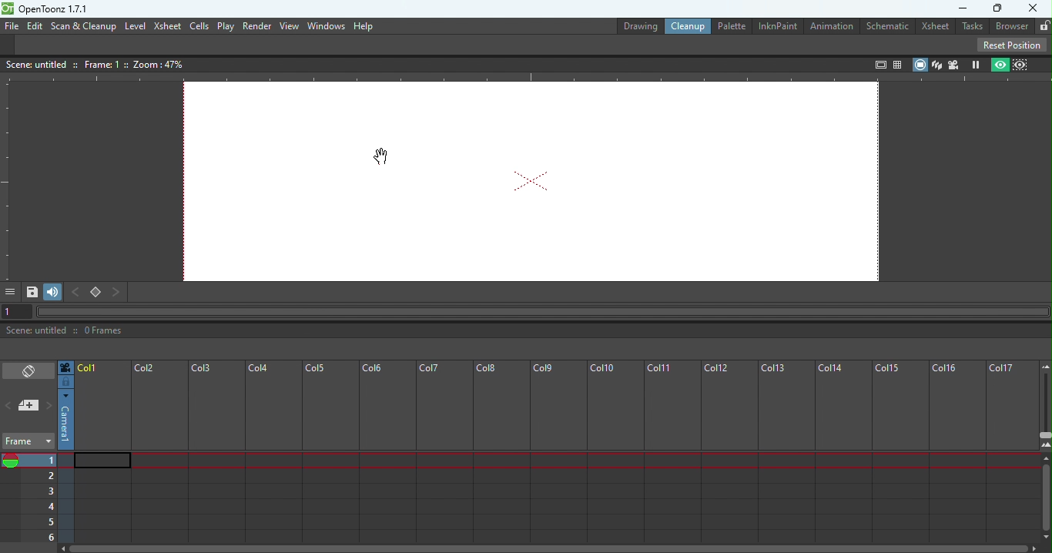  Describe the element at coordinates (384, 157) in the screenshot. I see `Mouse position` at that location.